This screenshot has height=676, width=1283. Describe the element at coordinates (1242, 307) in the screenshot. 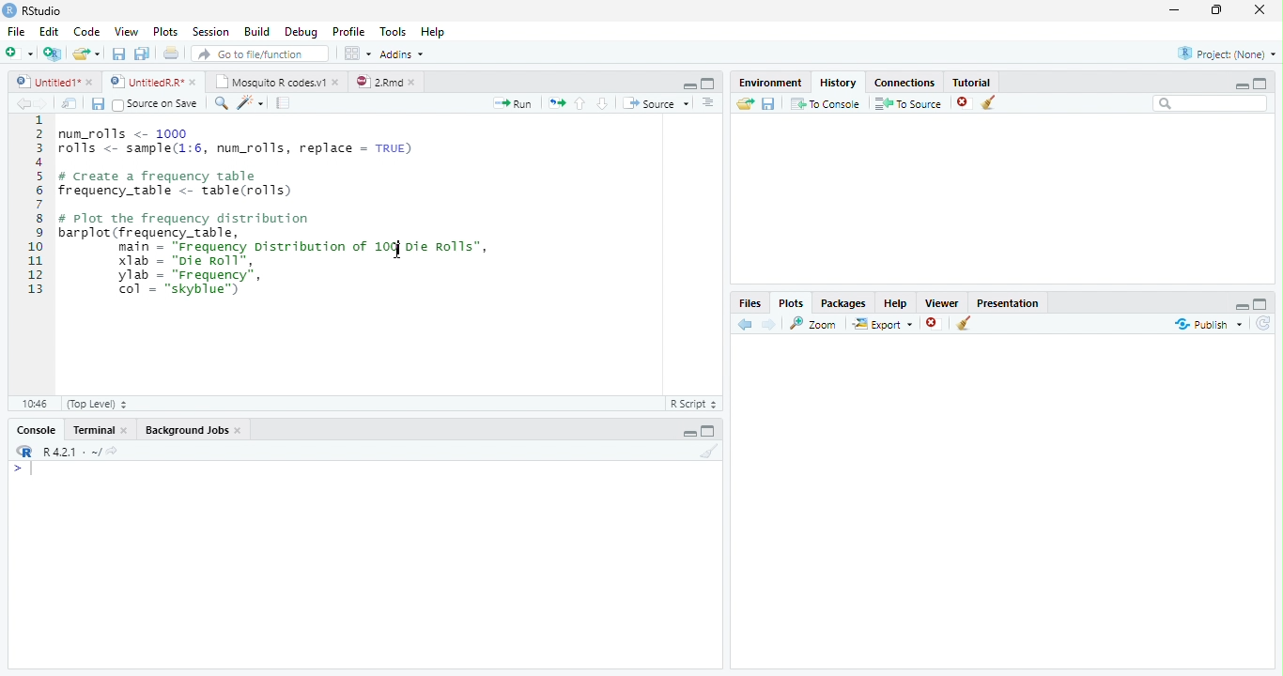

I see `Hide` at that location.